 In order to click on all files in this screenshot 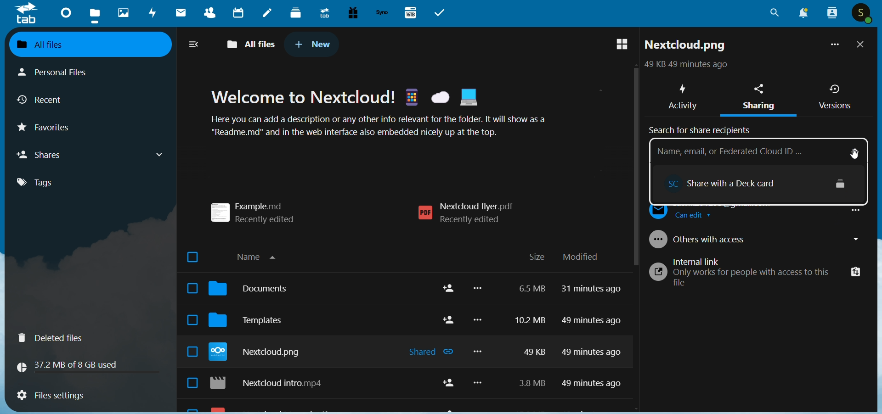, I will do `click(82, 44)`.